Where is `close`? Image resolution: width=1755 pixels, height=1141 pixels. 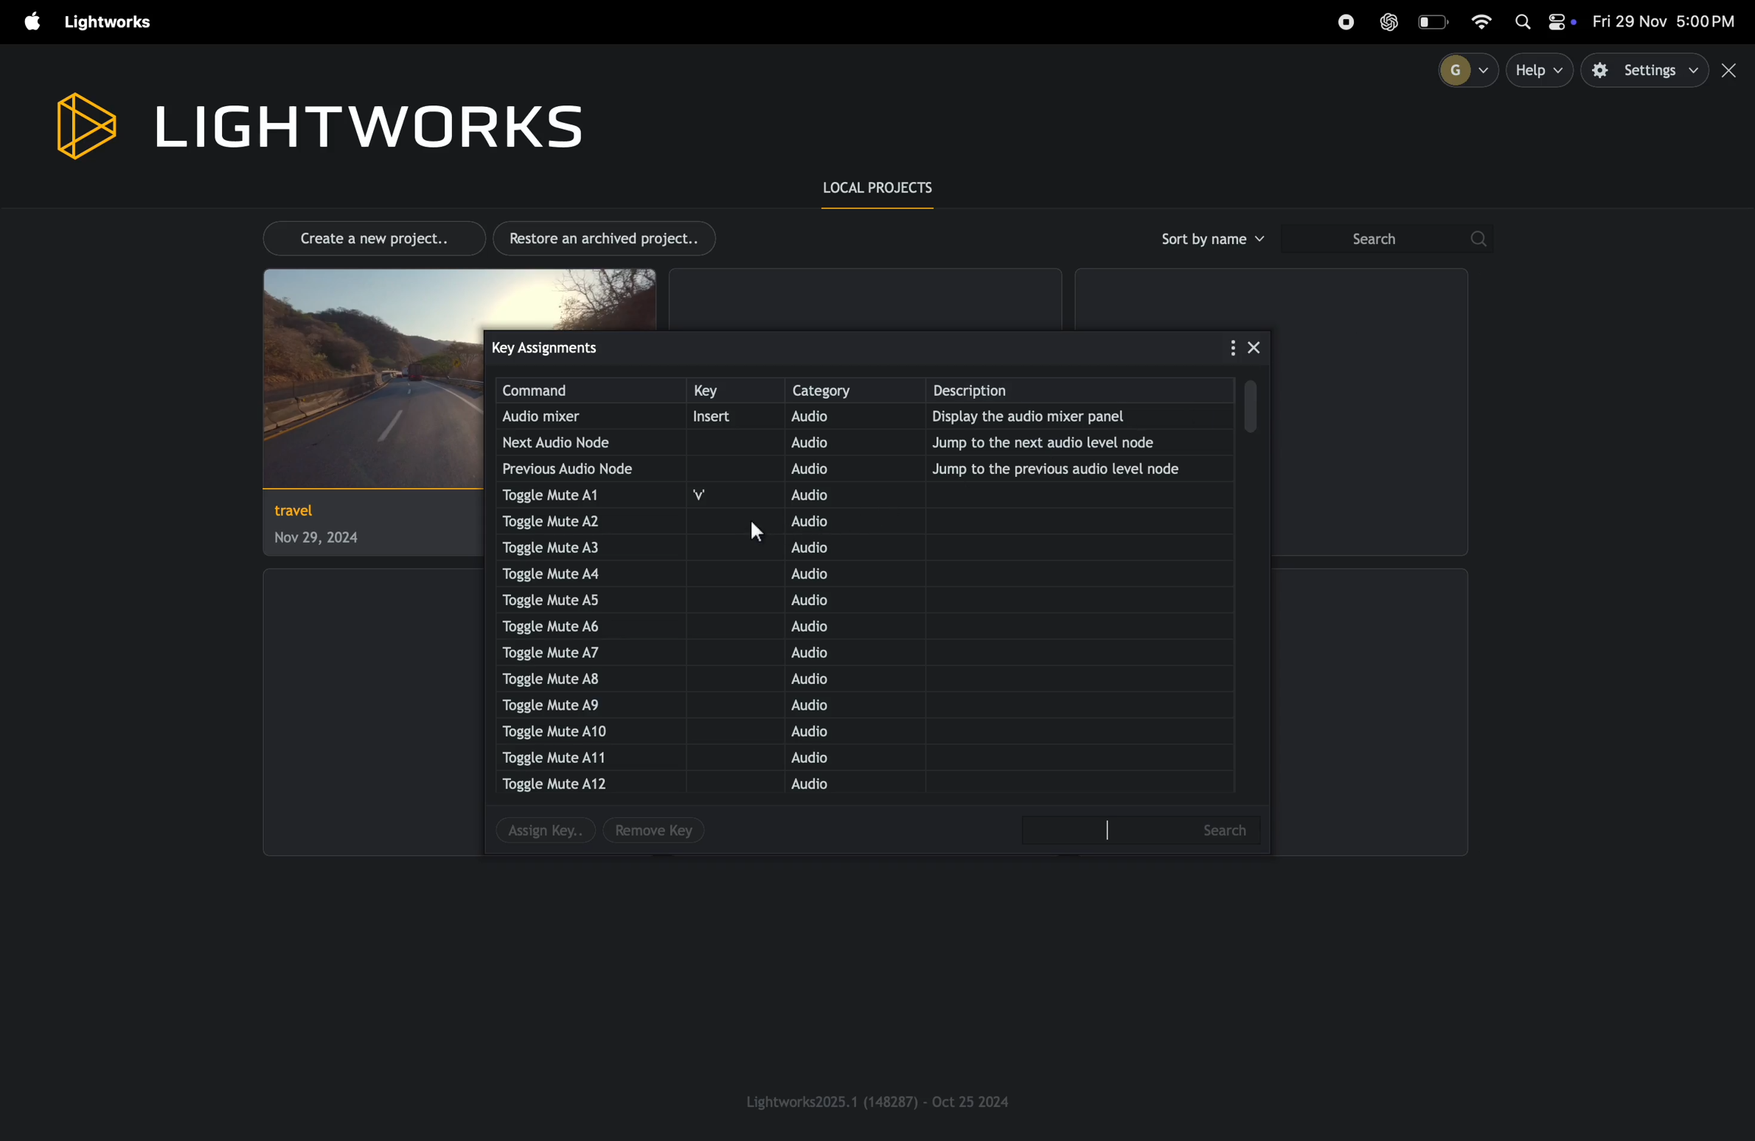 close is located at coordinates (1732, 71).